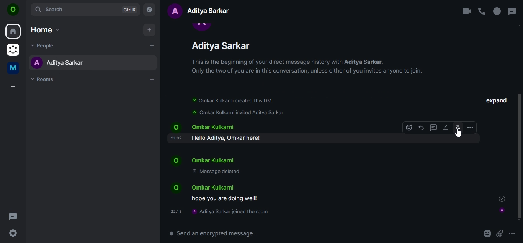  What do you see at coordinates (486, 233) in the screenshot?
I see `emoji` at bounding box center [486, 233].